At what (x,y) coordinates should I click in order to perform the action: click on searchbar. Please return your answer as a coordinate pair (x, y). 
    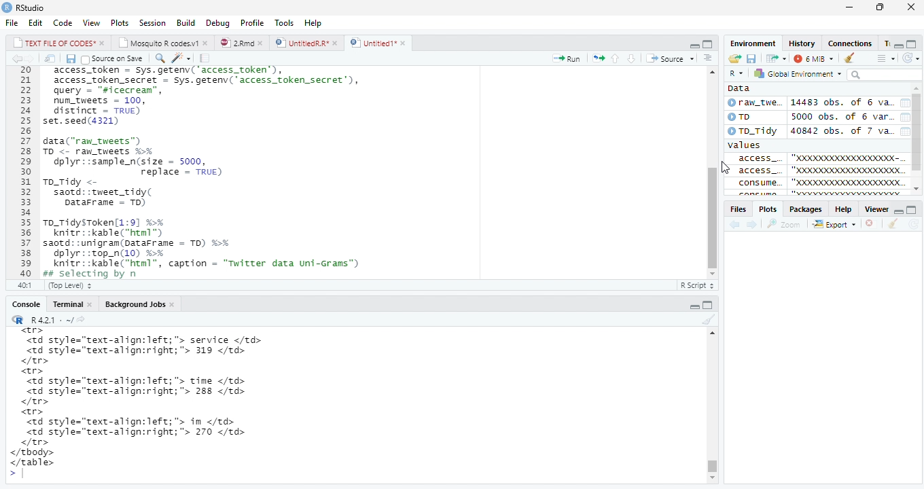
    Looking at the image, I should click on (887, 75).